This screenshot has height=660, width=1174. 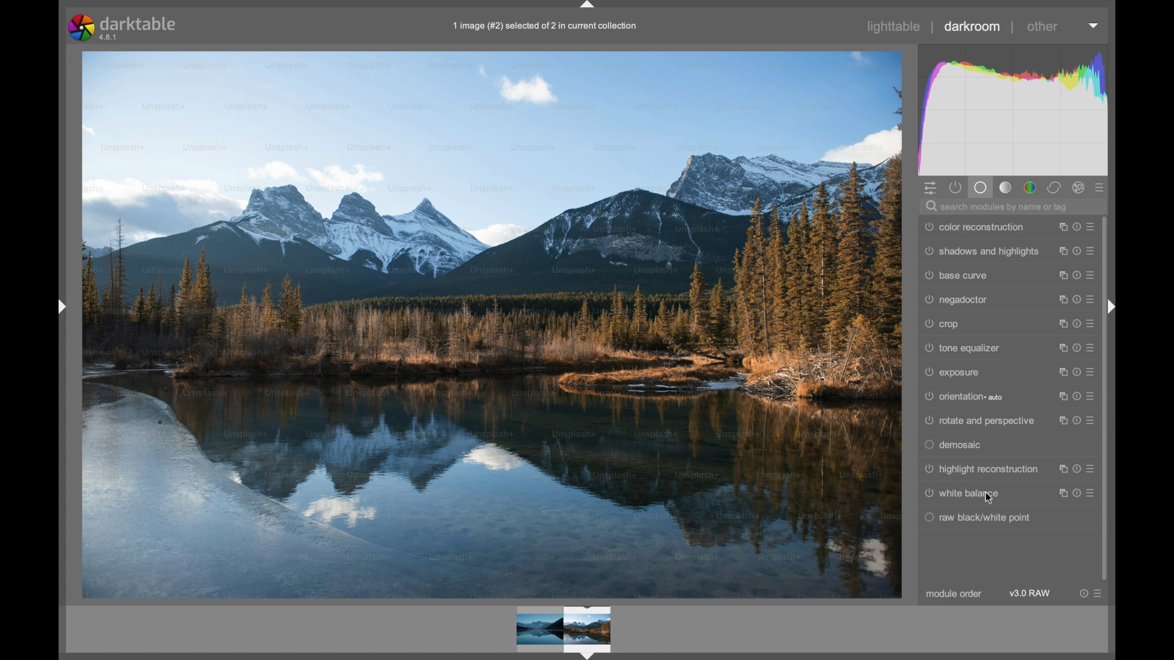 I want to click on presets, so click(x=1093, y=468).